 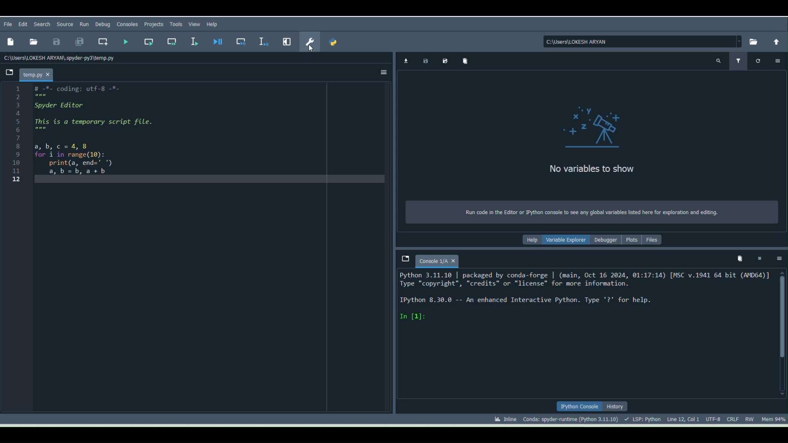 What do you see at coordinates (616, 406) in the screenshot?
I see `History` at bounding box center [616, 406].